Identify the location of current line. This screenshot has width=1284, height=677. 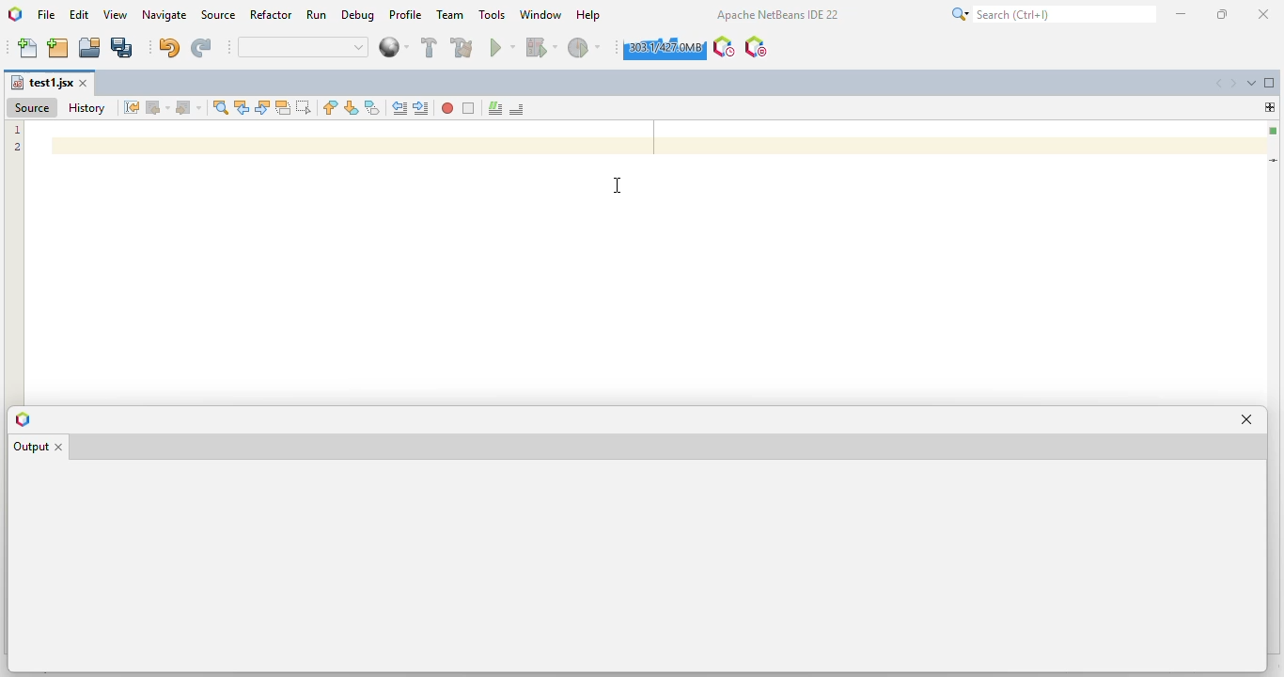
(1275, 160).